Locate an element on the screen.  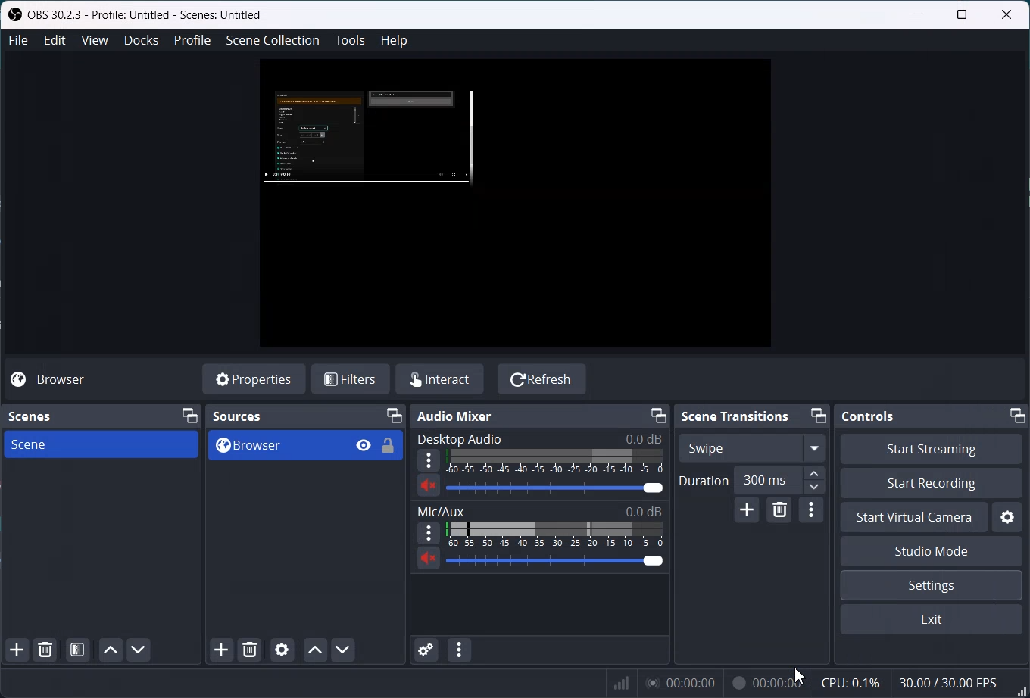
Remove selected Sources is located at coordinates (250, 650).